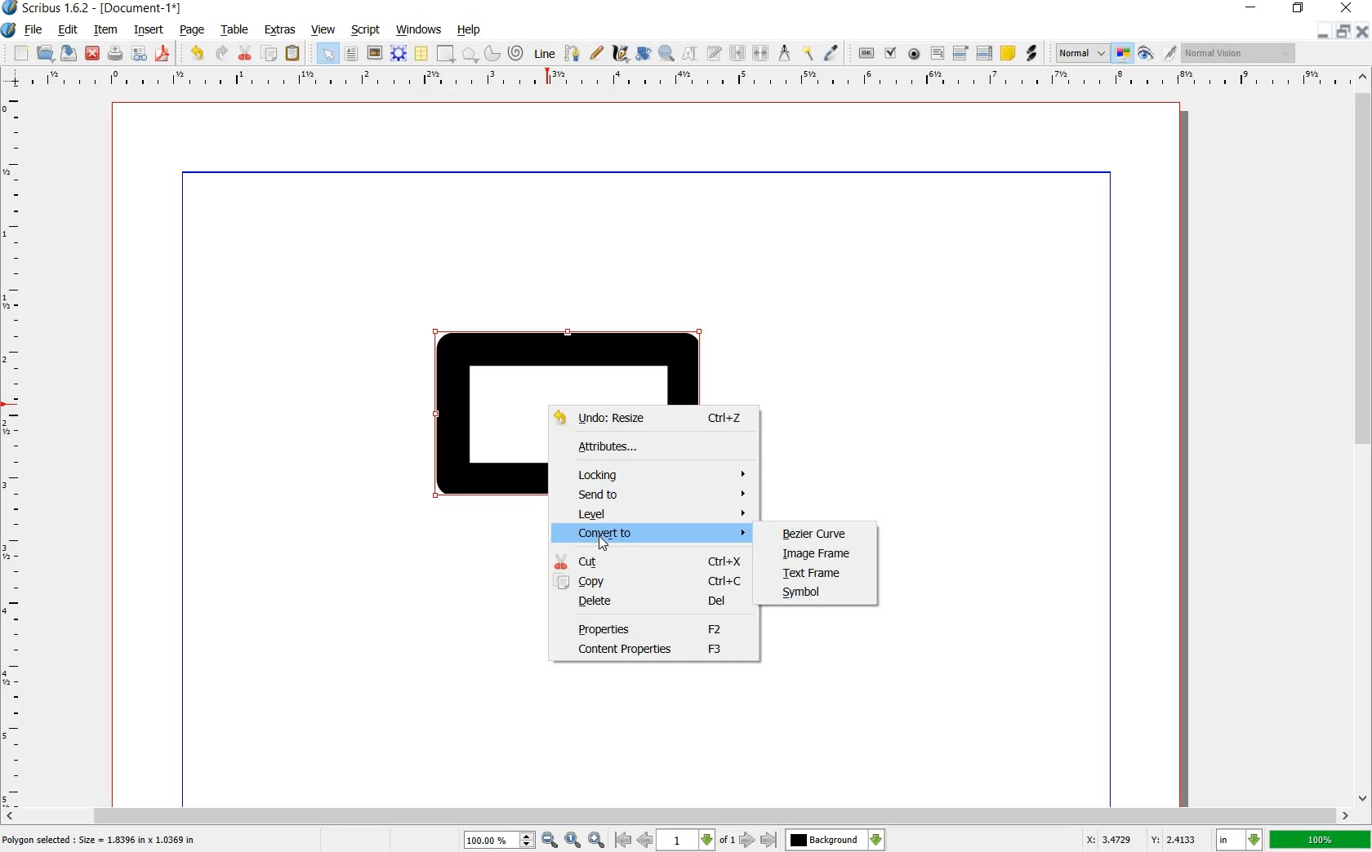  I want to click on edit contents of frame, so click(689, 55).